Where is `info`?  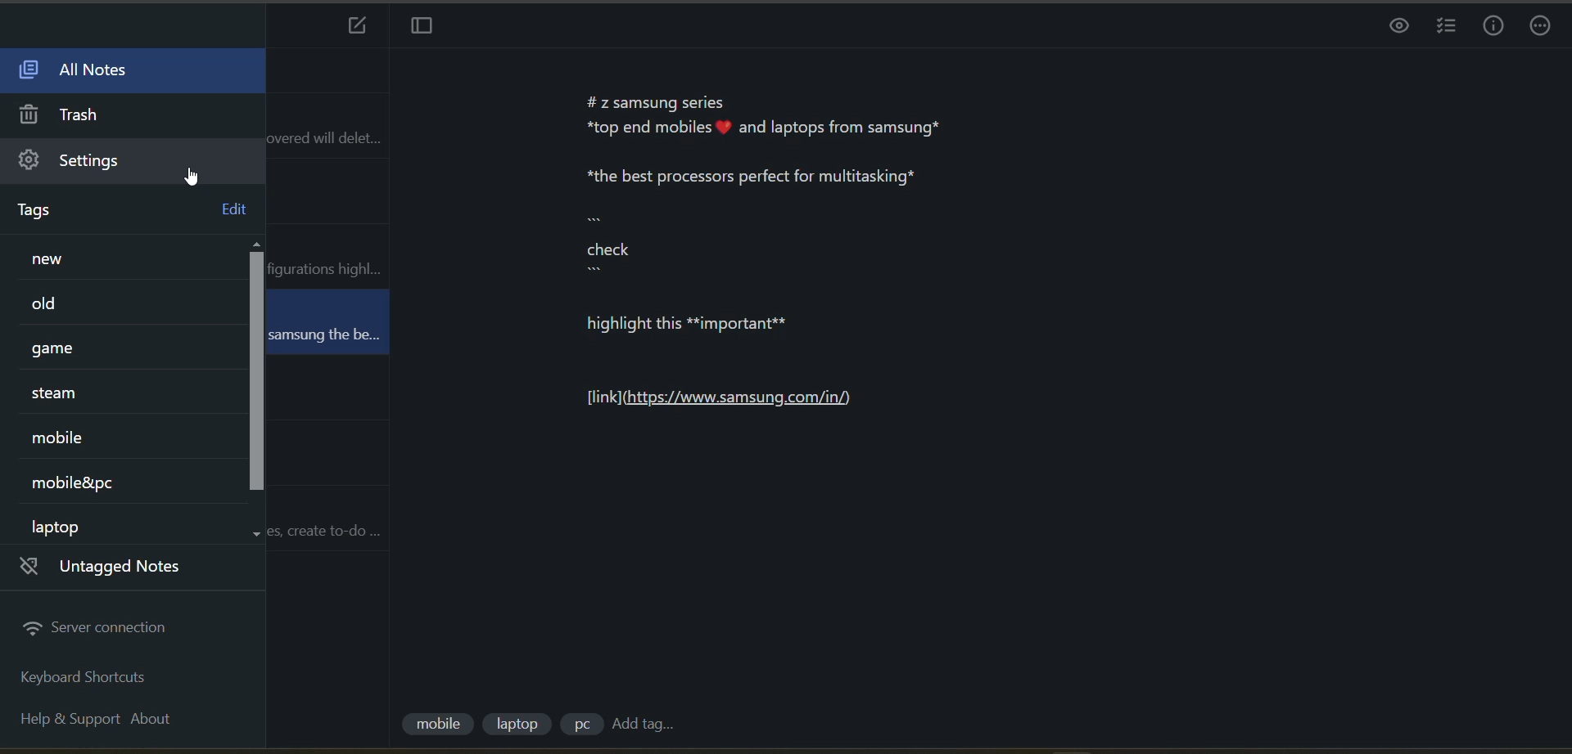
info is located at coordinates (1492, 27).